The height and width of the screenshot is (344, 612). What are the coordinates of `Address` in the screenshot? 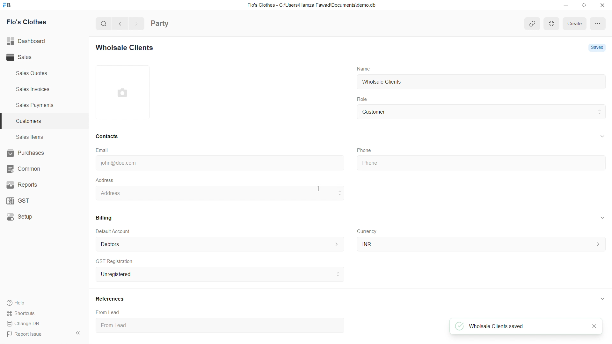 It's located at (105, 179).